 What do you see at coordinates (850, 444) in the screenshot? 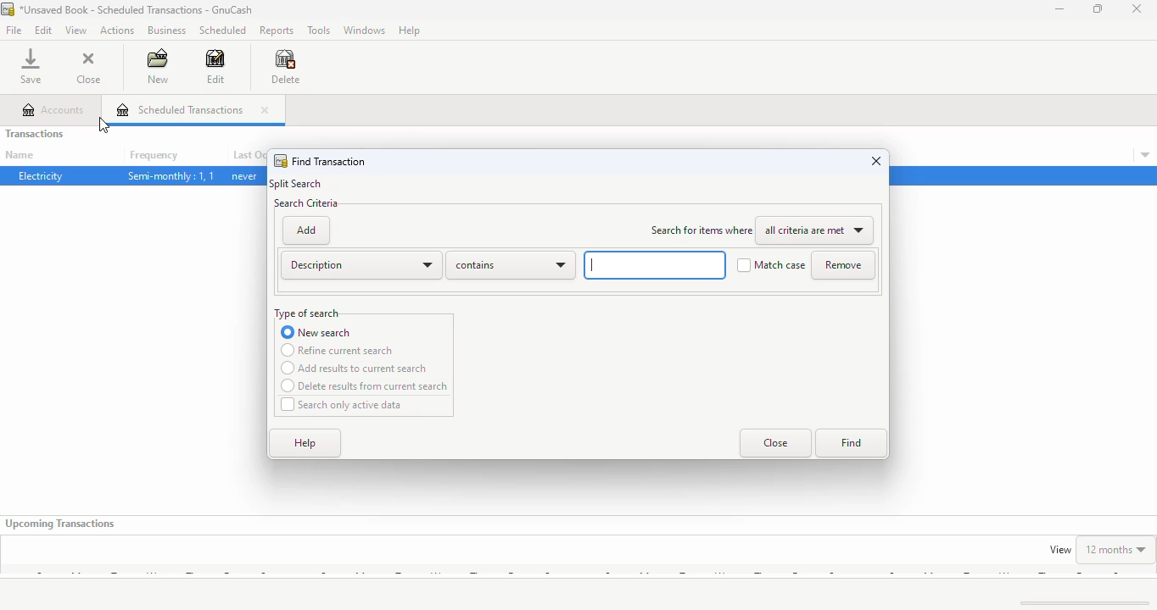
I see `find` at bounding box center [850, 444].